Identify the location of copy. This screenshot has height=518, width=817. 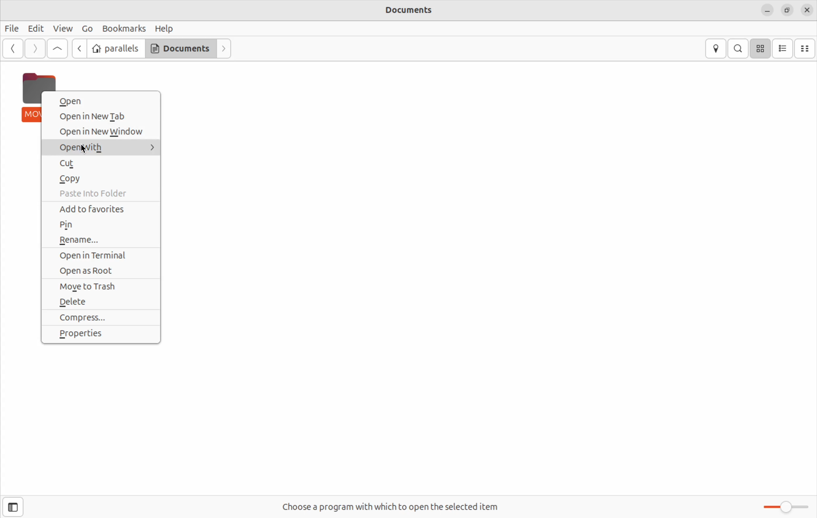
(102, 179).